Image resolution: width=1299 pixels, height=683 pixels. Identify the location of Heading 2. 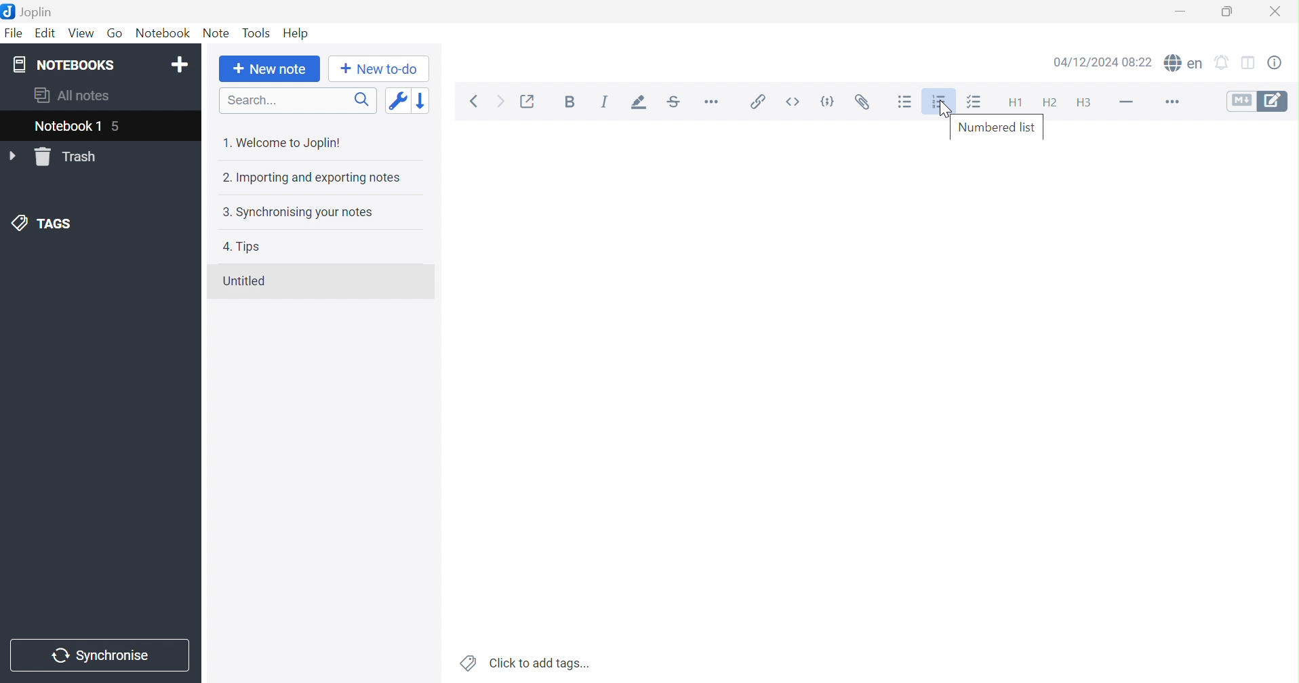
(1049, 100).